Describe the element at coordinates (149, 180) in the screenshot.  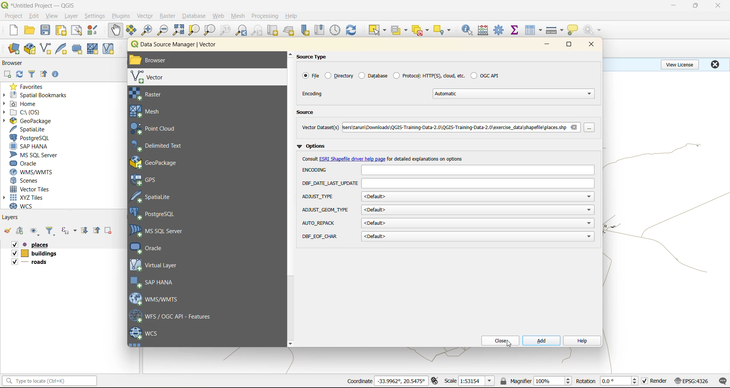
I see `gps` at that location.